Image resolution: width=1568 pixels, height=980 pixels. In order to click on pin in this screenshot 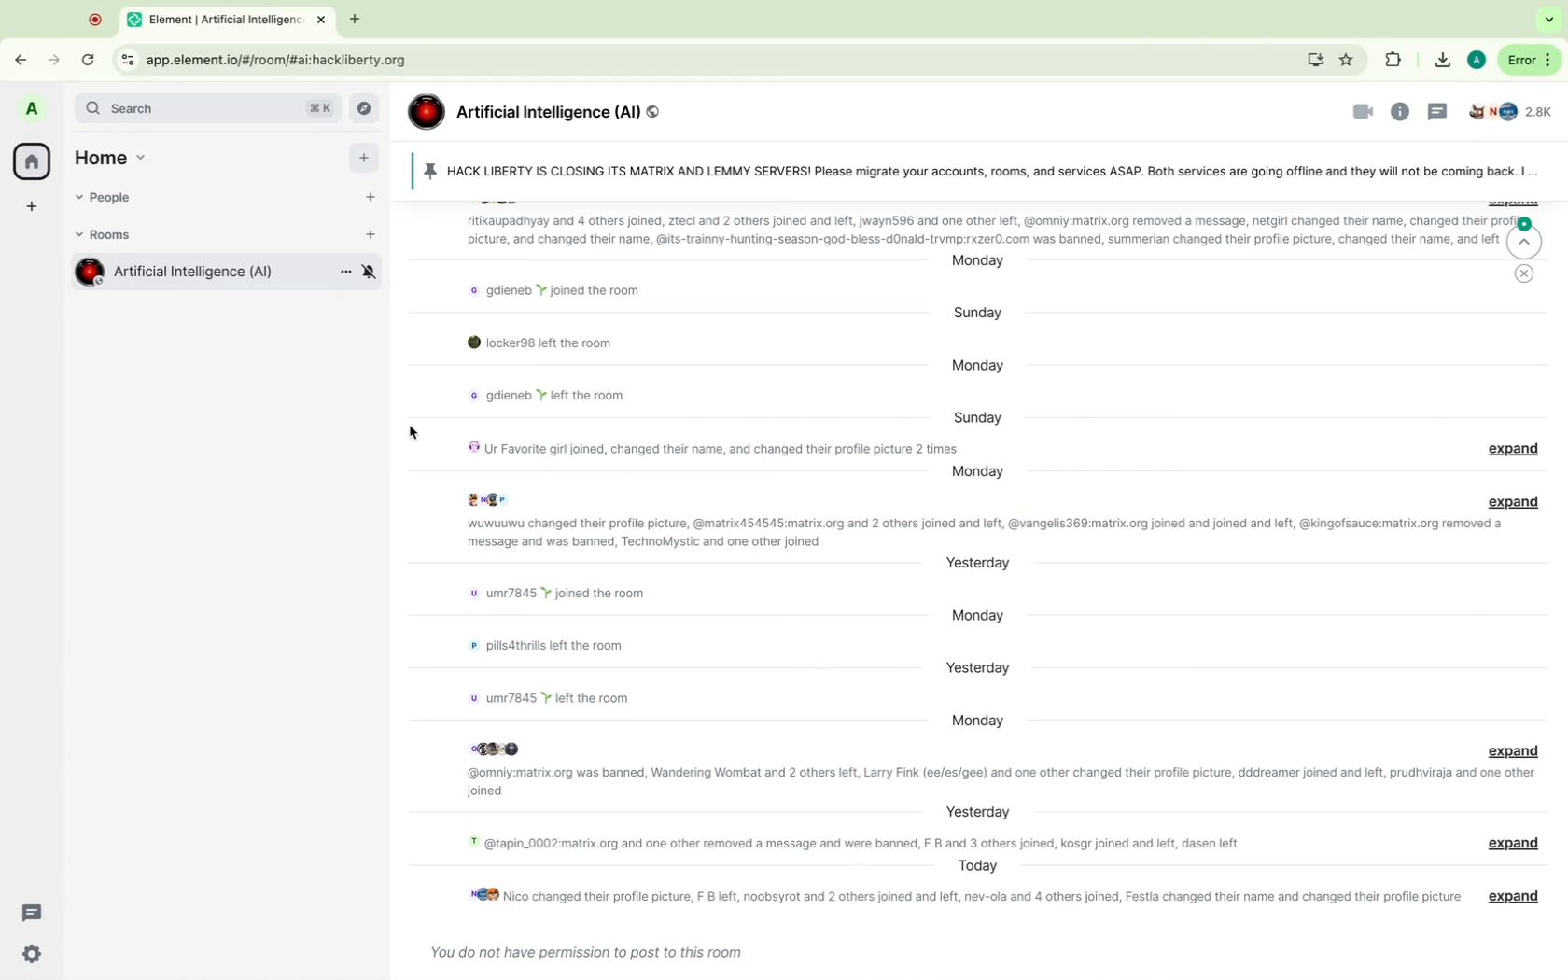, I will do `click(971, 169)`.